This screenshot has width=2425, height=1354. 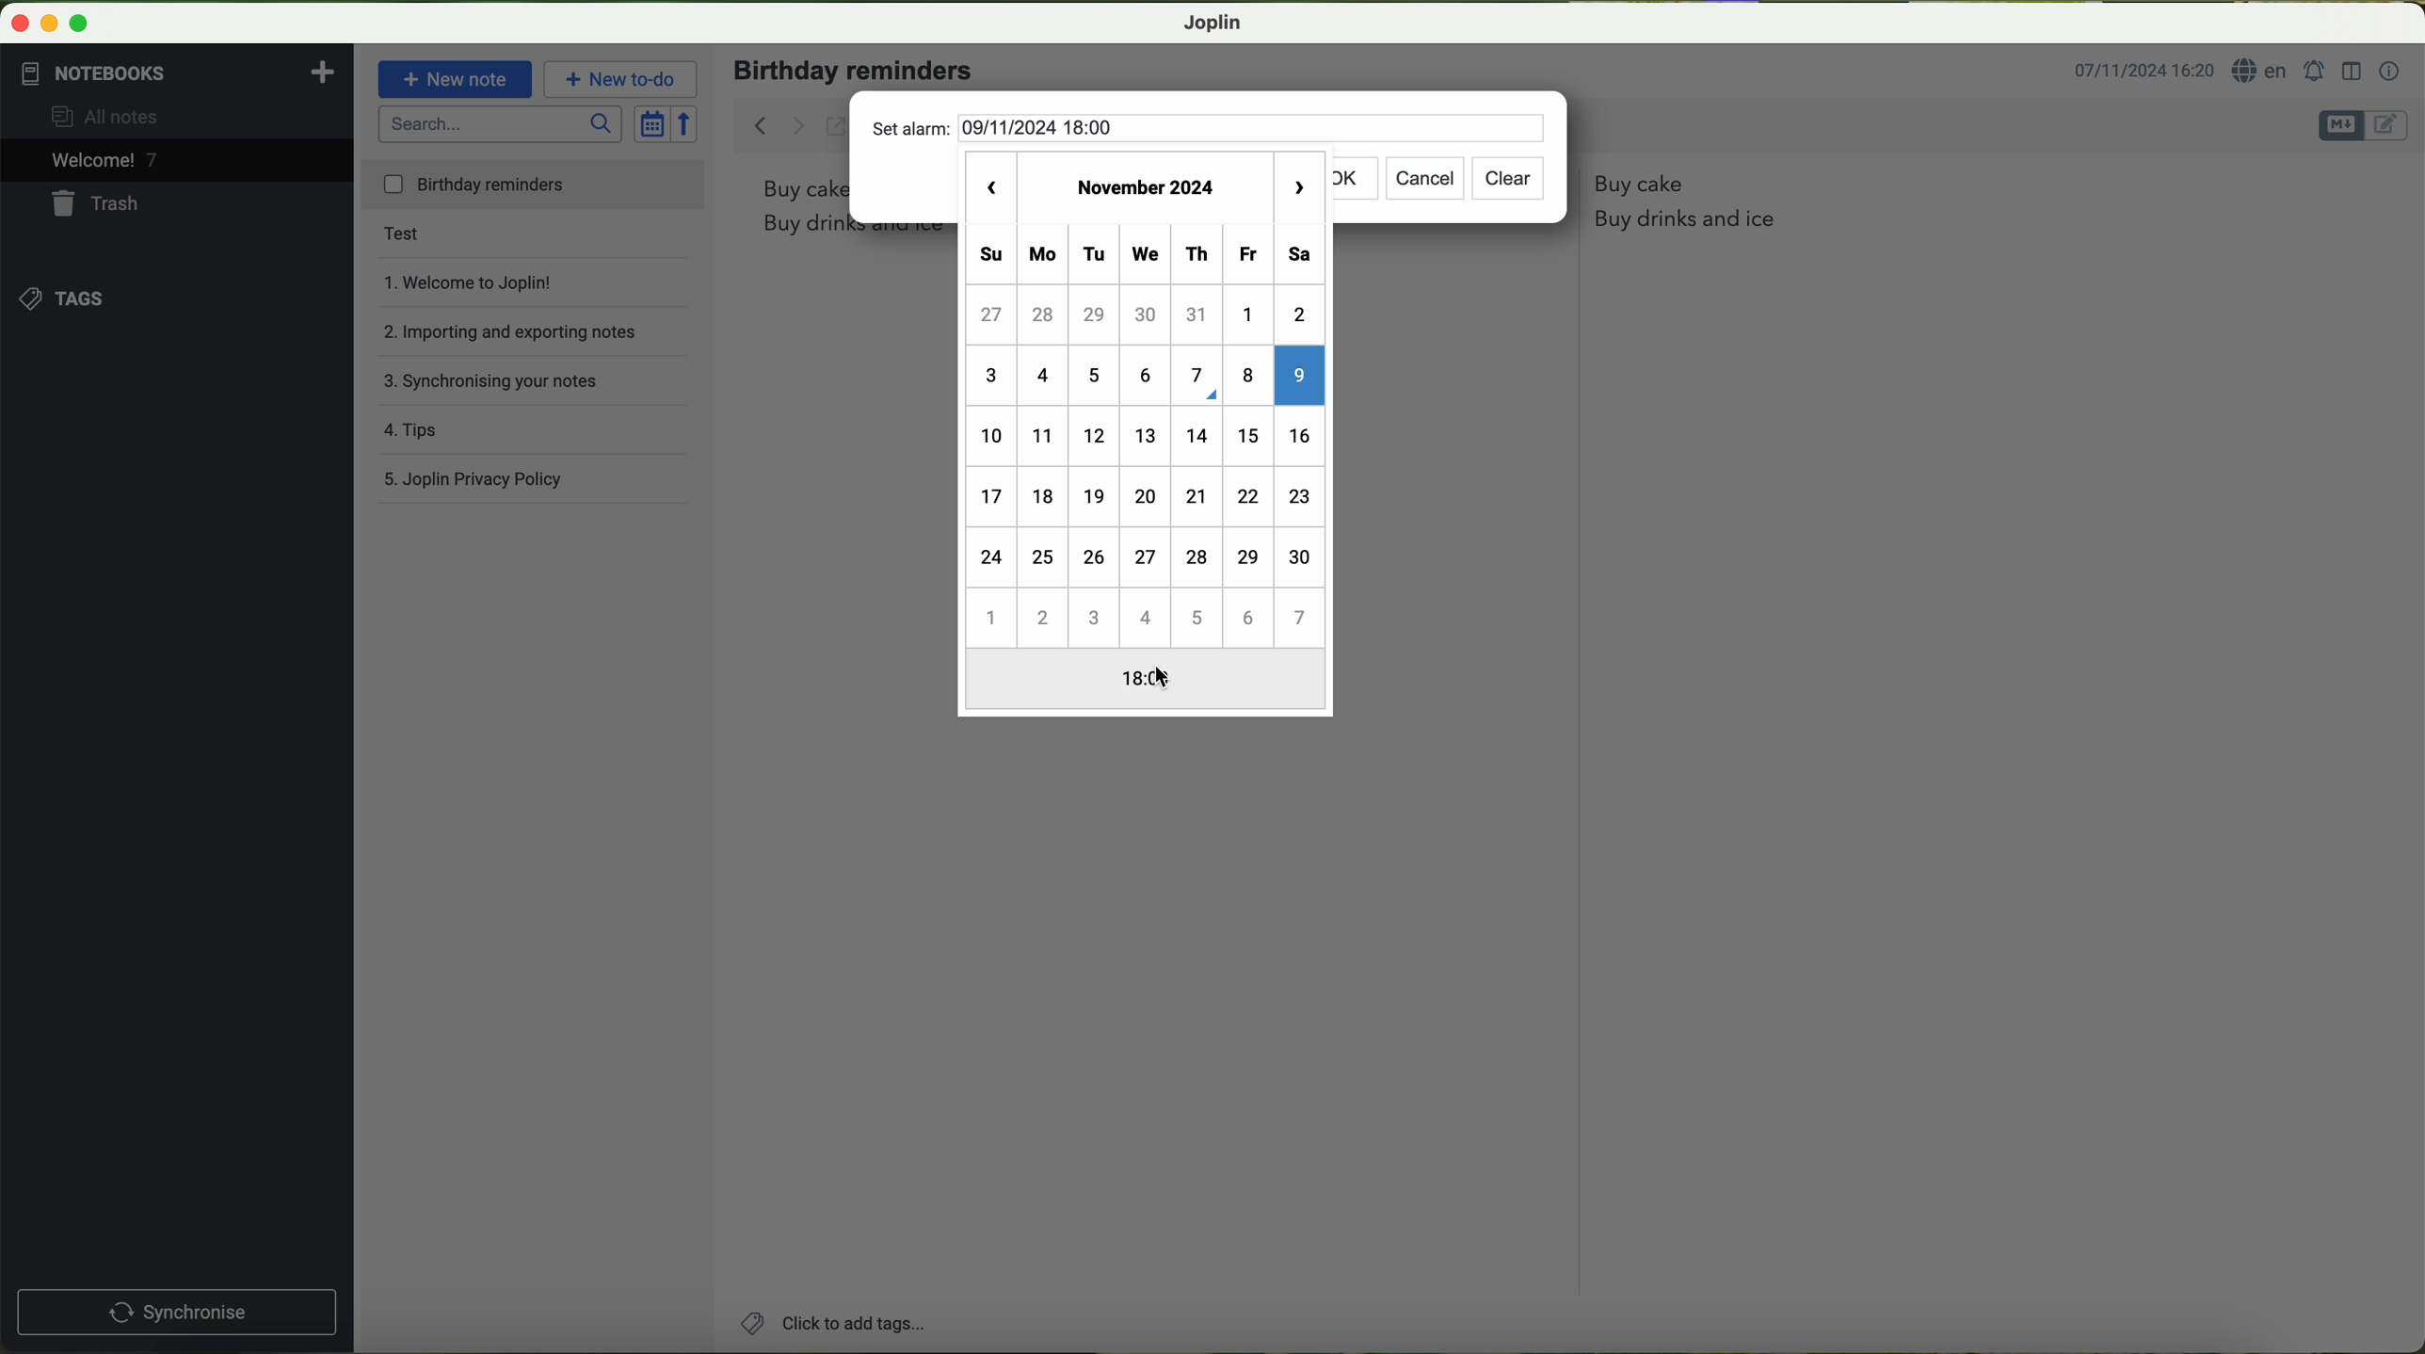 What do you see at coordinates (56, 22) in the screenshot?
I see `screen buttons` at bounding box center [56, 22].